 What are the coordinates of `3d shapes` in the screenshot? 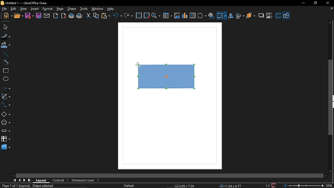 It's located at (6, 147).